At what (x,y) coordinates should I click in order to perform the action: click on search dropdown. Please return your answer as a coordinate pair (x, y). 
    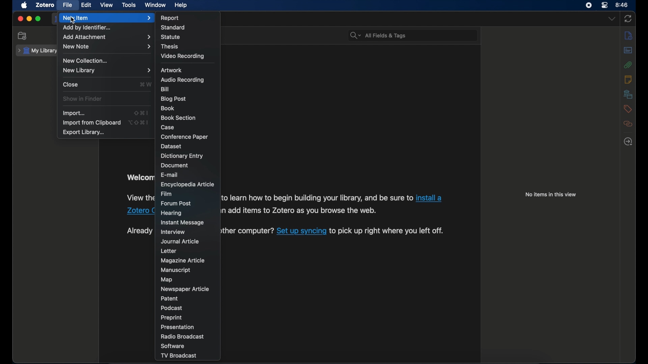
    Looking at the image, I should click on (355, 36).